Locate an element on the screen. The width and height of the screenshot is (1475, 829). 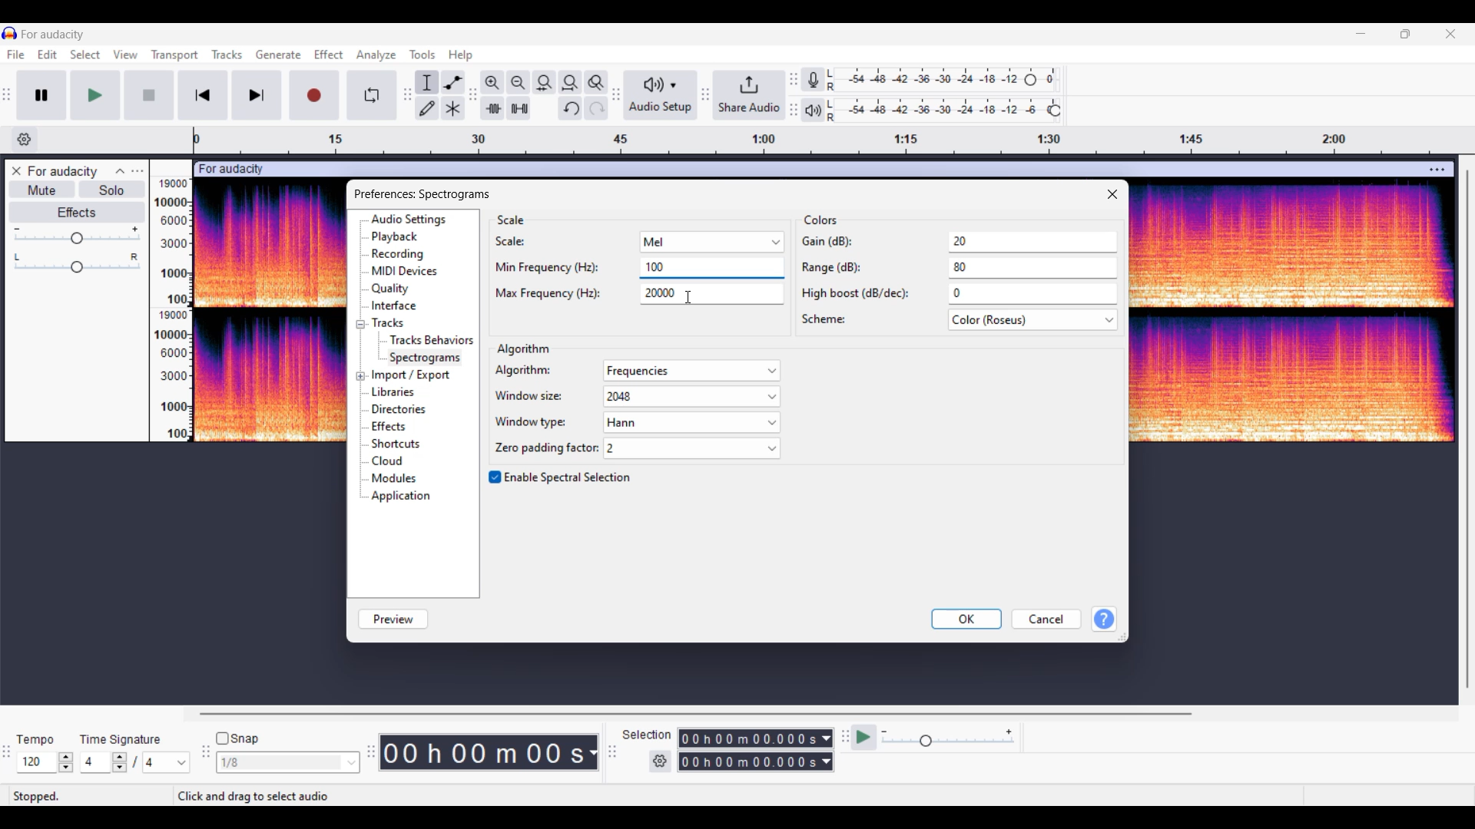
View menu is located at coordinates (128, 56).